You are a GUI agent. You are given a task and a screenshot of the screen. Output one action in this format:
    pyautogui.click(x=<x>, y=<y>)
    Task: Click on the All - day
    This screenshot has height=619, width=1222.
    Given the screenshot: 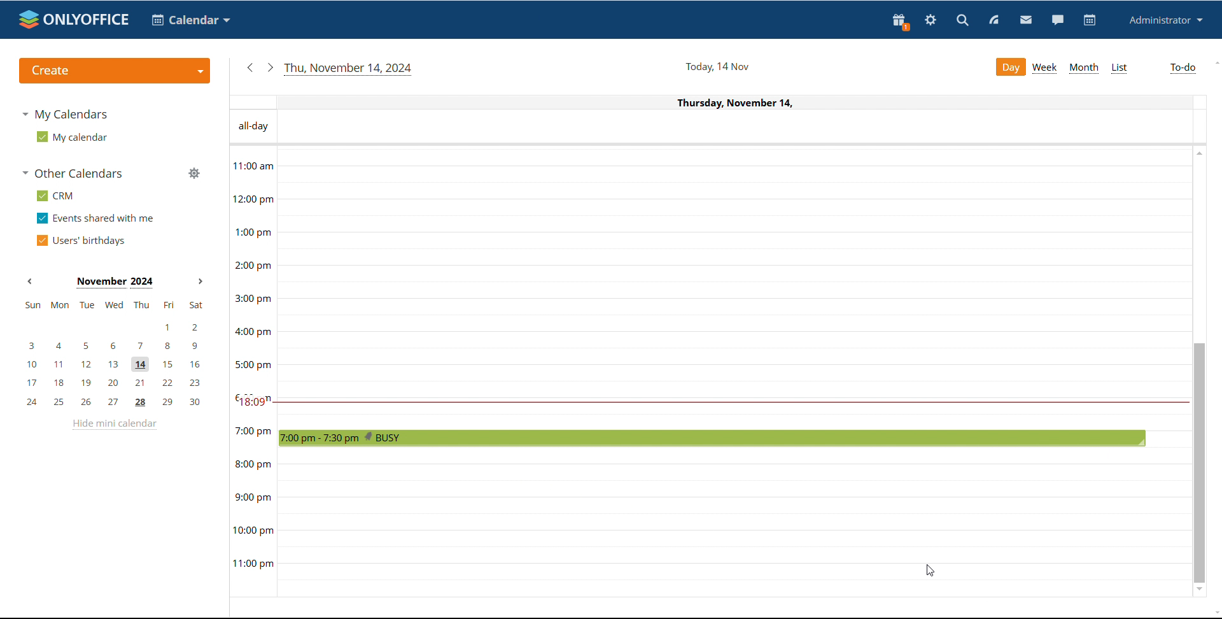 What is the action you would take?
    pyautogui.click(x=254, y=127)
    